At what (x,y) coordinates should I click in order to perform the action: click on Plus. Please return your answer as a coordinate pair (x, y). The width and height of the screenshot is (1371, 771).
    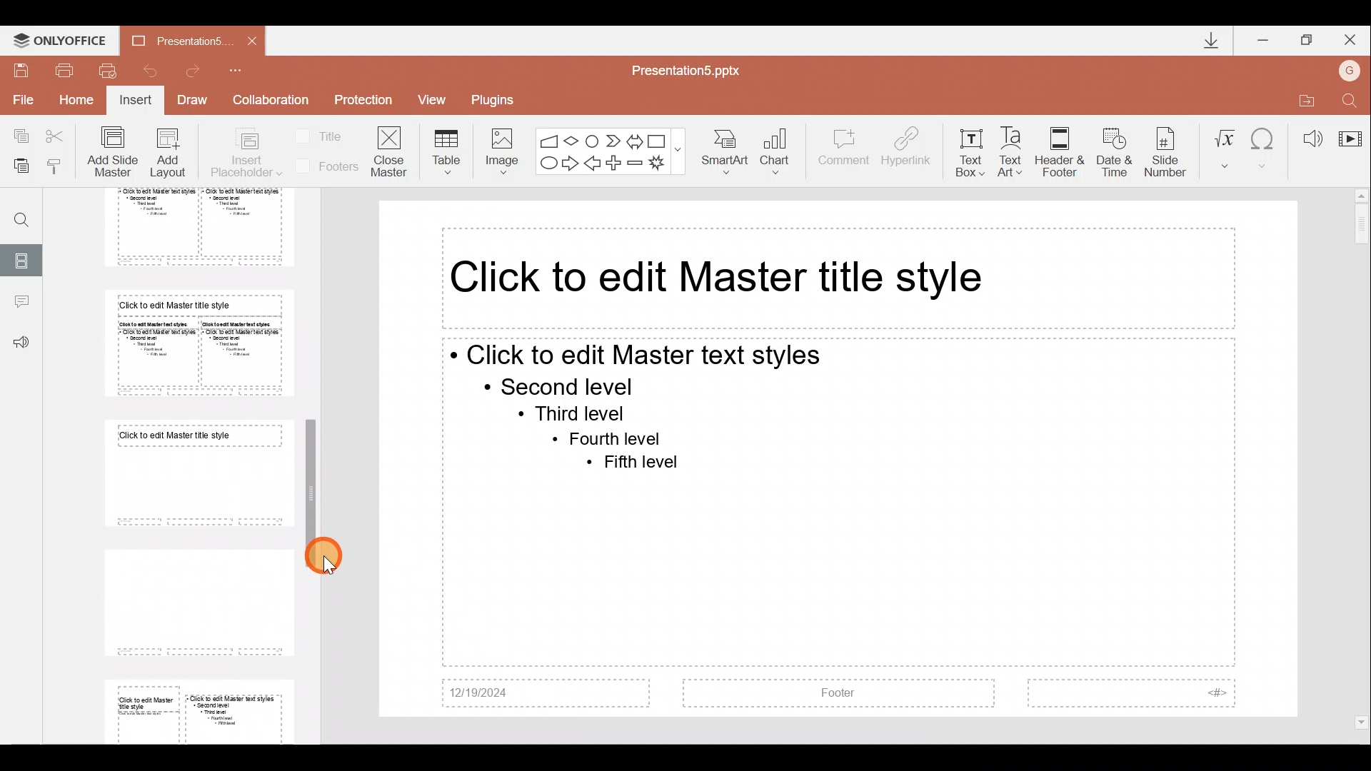
    Looking at the image, I should click on (616, 161).